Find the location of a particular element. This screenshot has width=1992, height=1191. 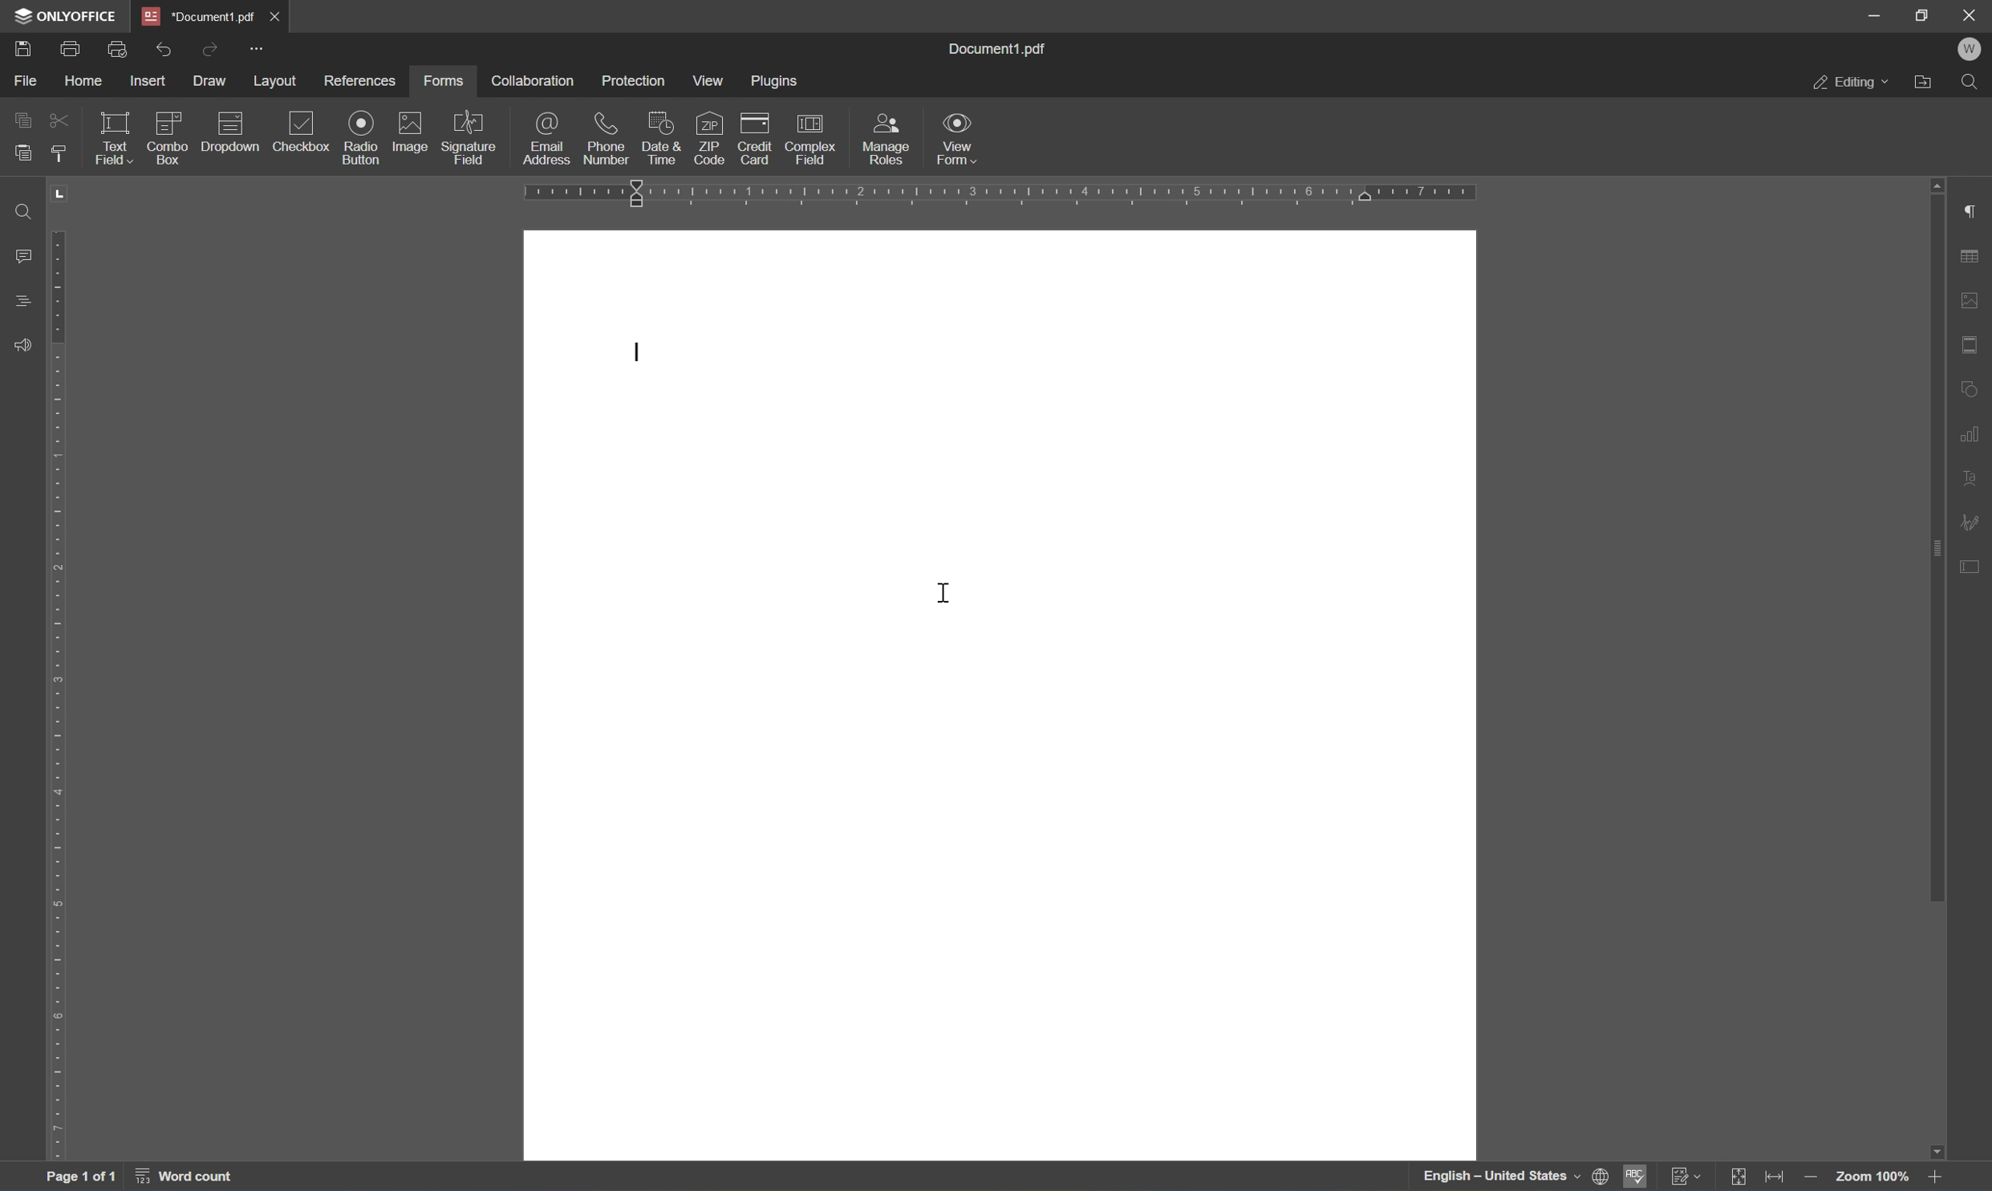

scroll bar is located at coordinates (1937, 549).